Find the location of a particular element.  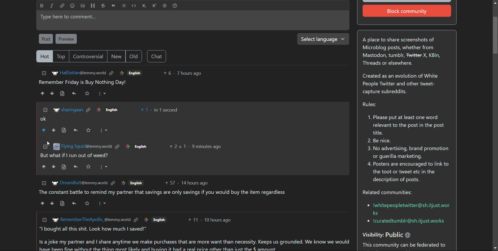

number of upvotes is located at coordinates (168, 73).